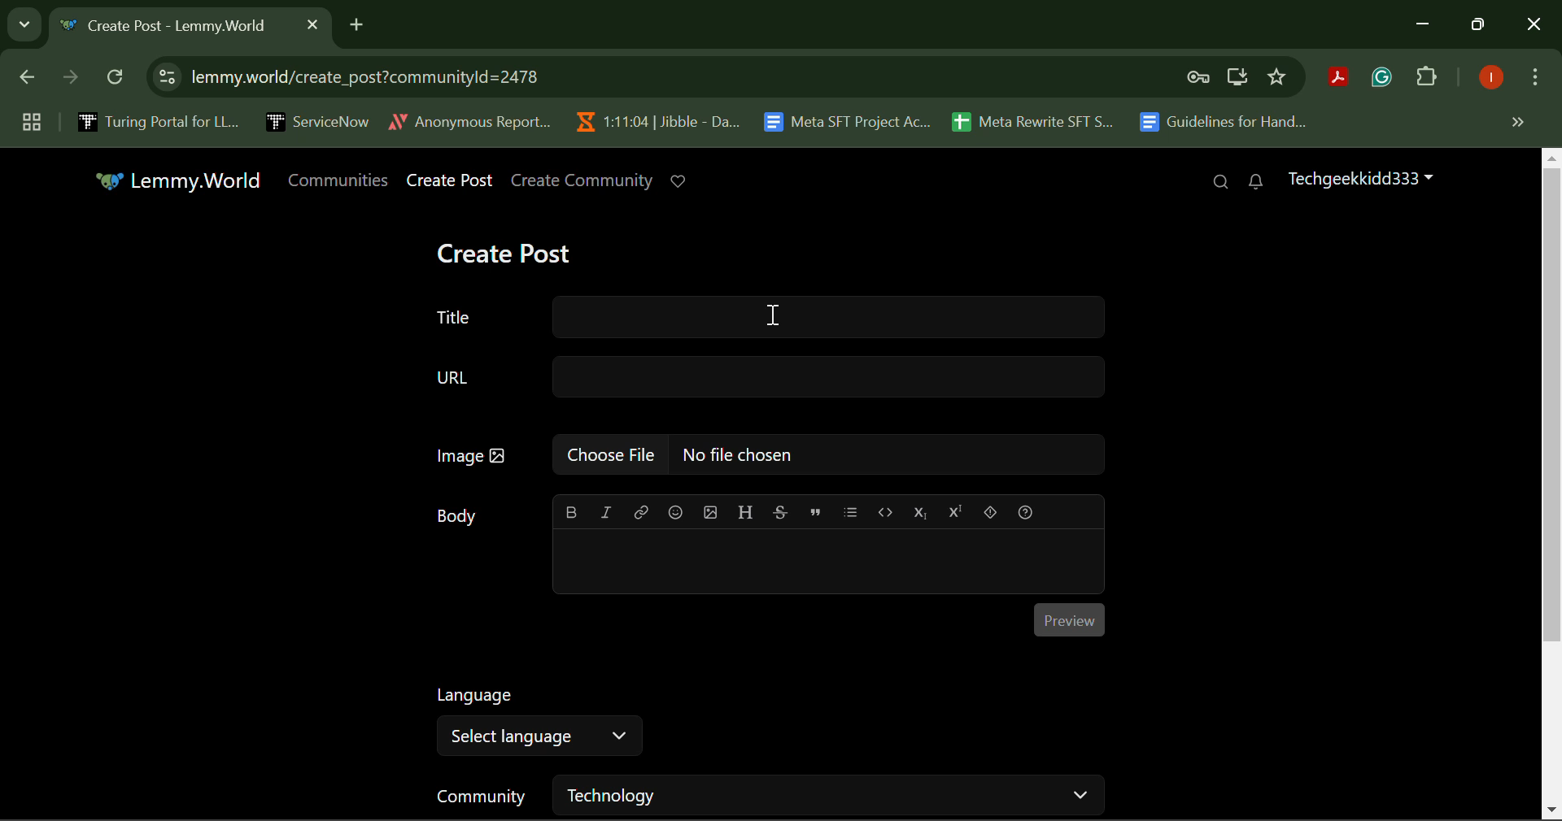  Describe the element at coordinates (181, 182) in the screenshot. I see `Lemmy.World` at that location.